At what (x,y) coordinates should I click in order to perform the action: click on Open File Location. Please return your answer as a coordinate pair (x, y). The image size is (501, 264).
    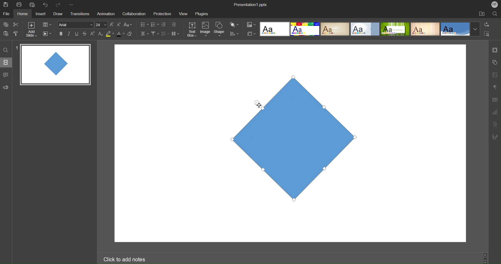
    Looking at the image, I should click on (480, 14).